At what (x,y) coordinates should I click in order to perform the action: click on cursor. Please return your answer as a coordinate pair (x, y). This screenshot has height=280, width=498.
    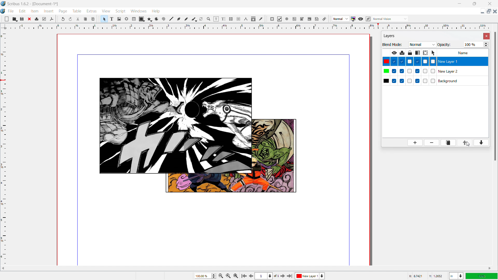
    Looking at the image, I should click on (468, 144).